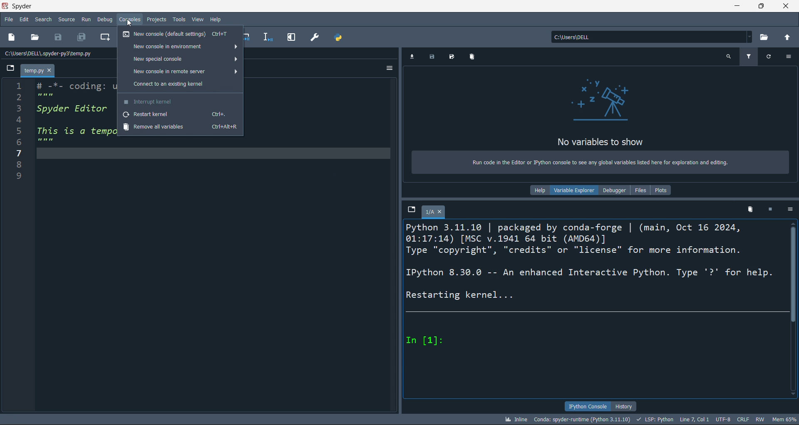  Describe the element at coordinates (66, 20) in the screenshot. I see `source` at that location.